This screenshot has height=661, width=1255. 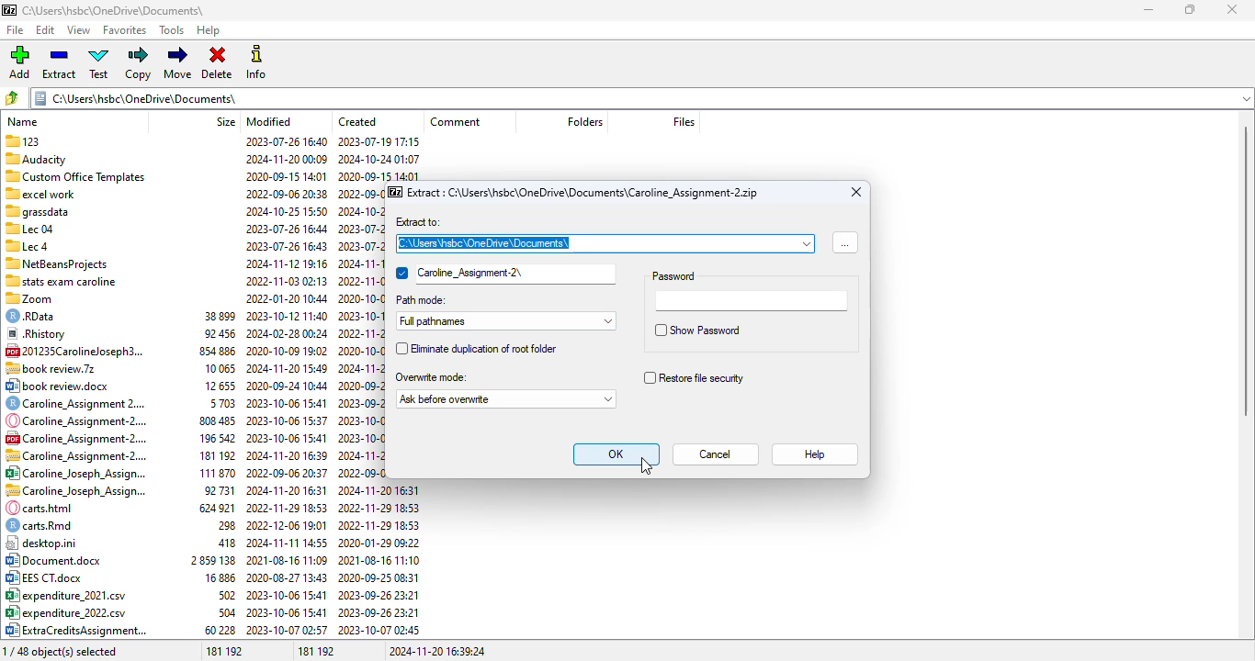 What do you see at coordinates (113, 10) in the screenshot?
I see `folder name` at bounding box center [113, 10].